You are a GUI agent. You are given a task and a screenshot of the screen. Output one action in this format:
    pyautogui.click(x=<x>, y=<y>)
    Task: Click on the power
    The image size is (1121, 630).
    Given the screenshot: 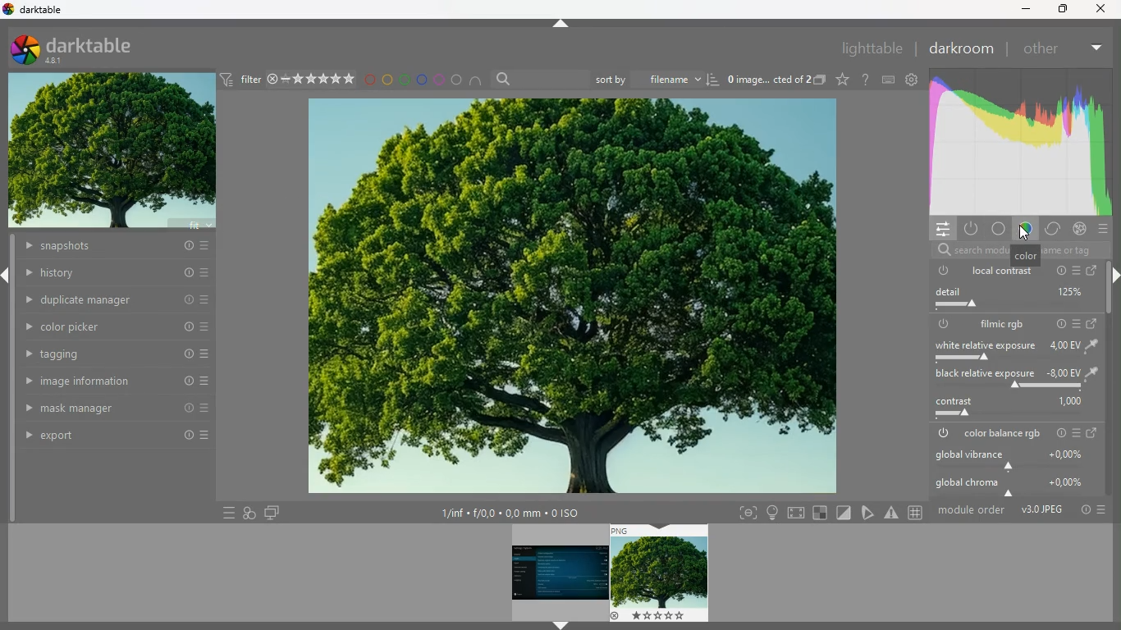 What is the action you would take?
    pyautogui.click(x=943, y=324)
    